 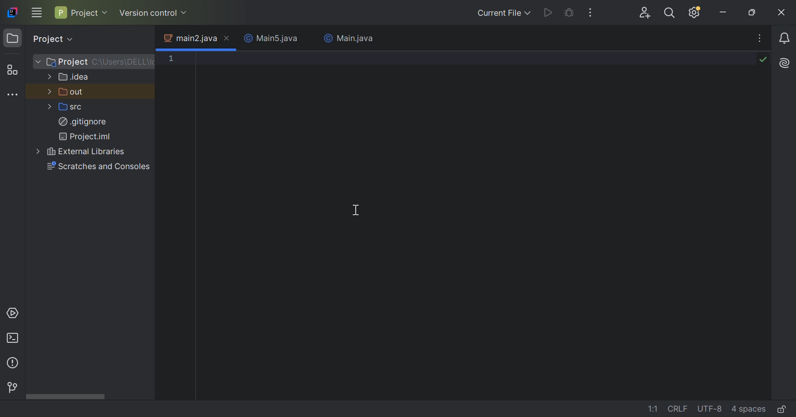 I want to click on Recent files, tab actions and more, so click(x=761, y=39).